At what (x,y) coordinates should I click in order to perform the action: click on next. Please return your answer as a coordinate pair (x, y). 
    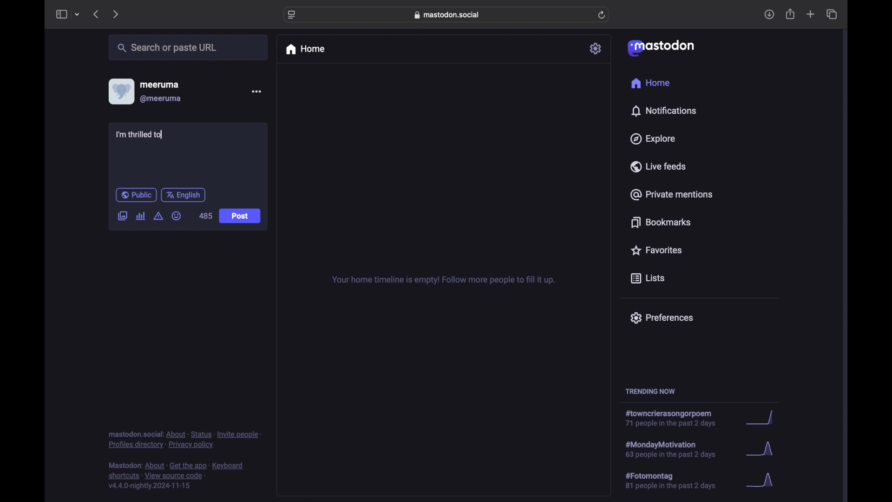
    Looking at the image, I should click on (115, 15).